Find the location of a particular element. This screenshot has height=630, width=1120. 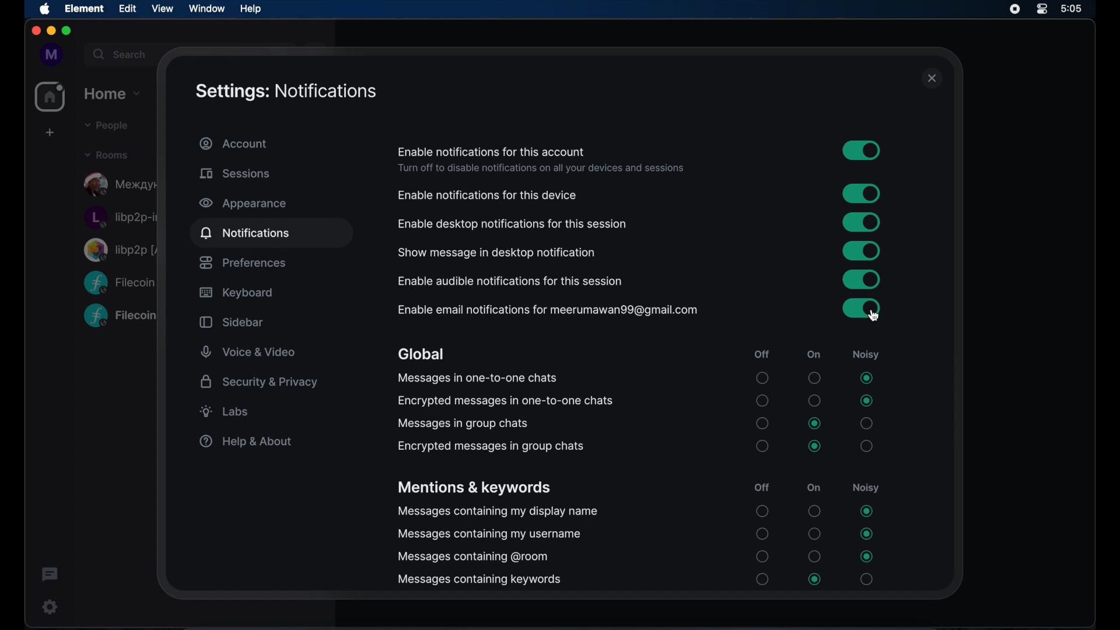

global is located at coordinates (421, 355).